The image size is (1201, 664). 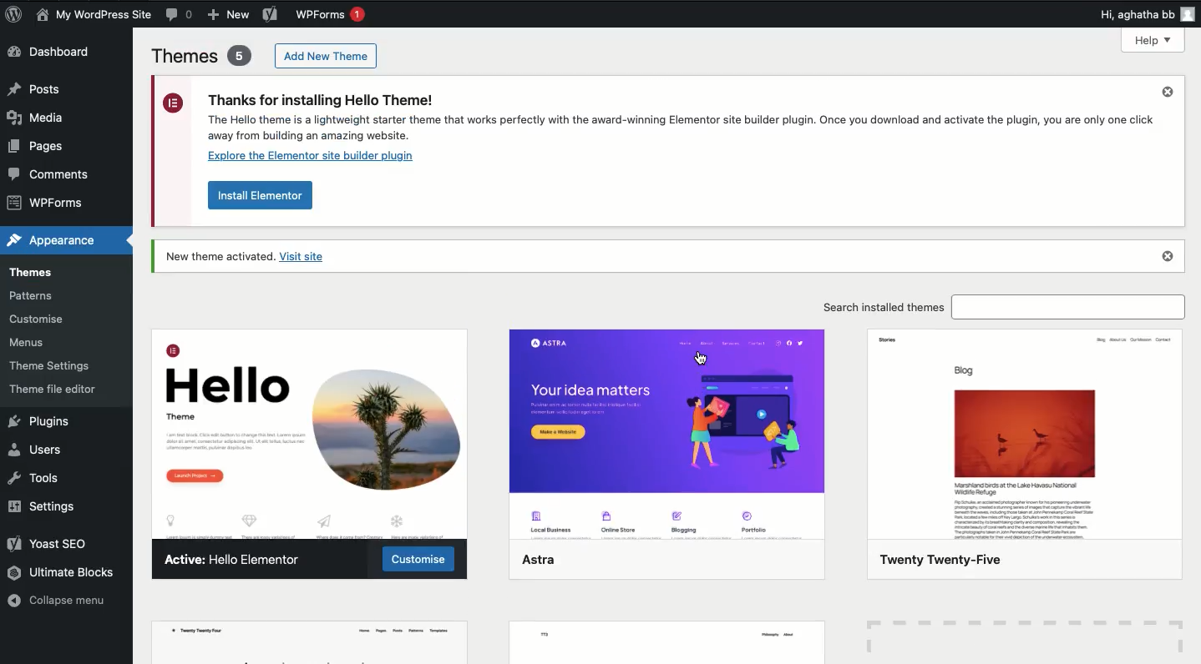 I want to click on theme settings, so click(x=49, y=366).